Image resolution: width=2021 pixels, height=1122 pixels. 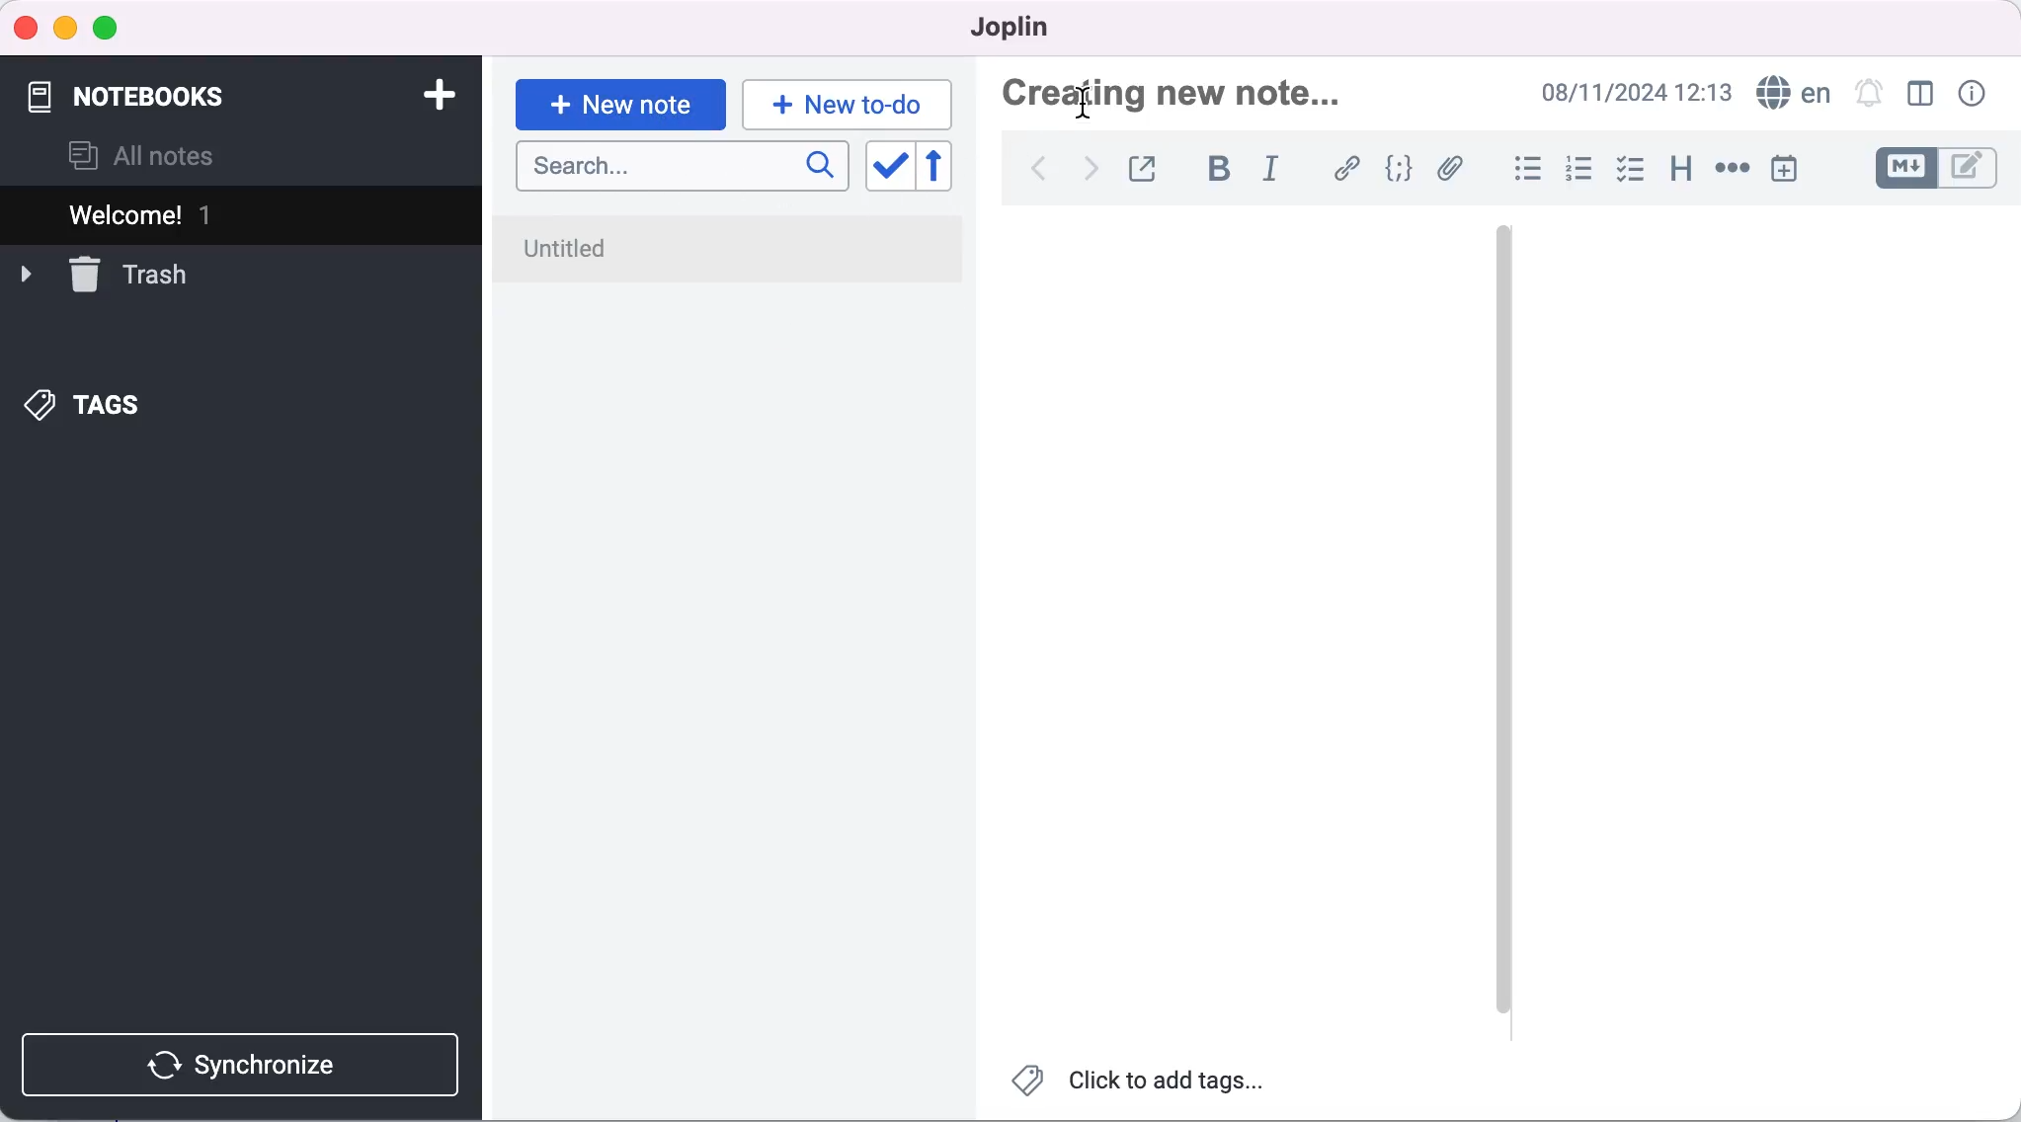 I want to click on all notes, so click(x=142, y=156).